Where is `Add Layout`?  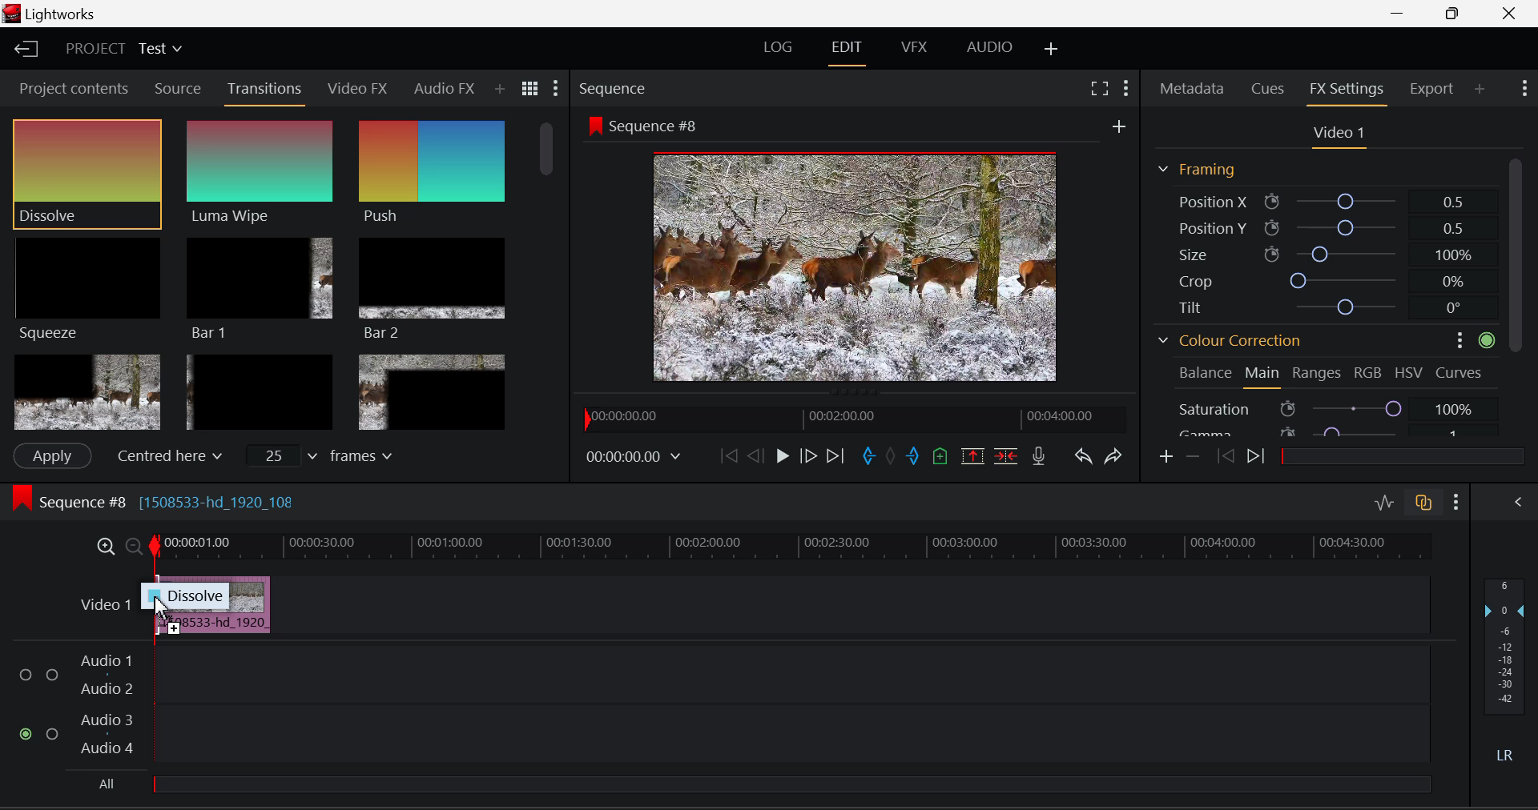
Add Layout is located at coordinates (1052, 47).